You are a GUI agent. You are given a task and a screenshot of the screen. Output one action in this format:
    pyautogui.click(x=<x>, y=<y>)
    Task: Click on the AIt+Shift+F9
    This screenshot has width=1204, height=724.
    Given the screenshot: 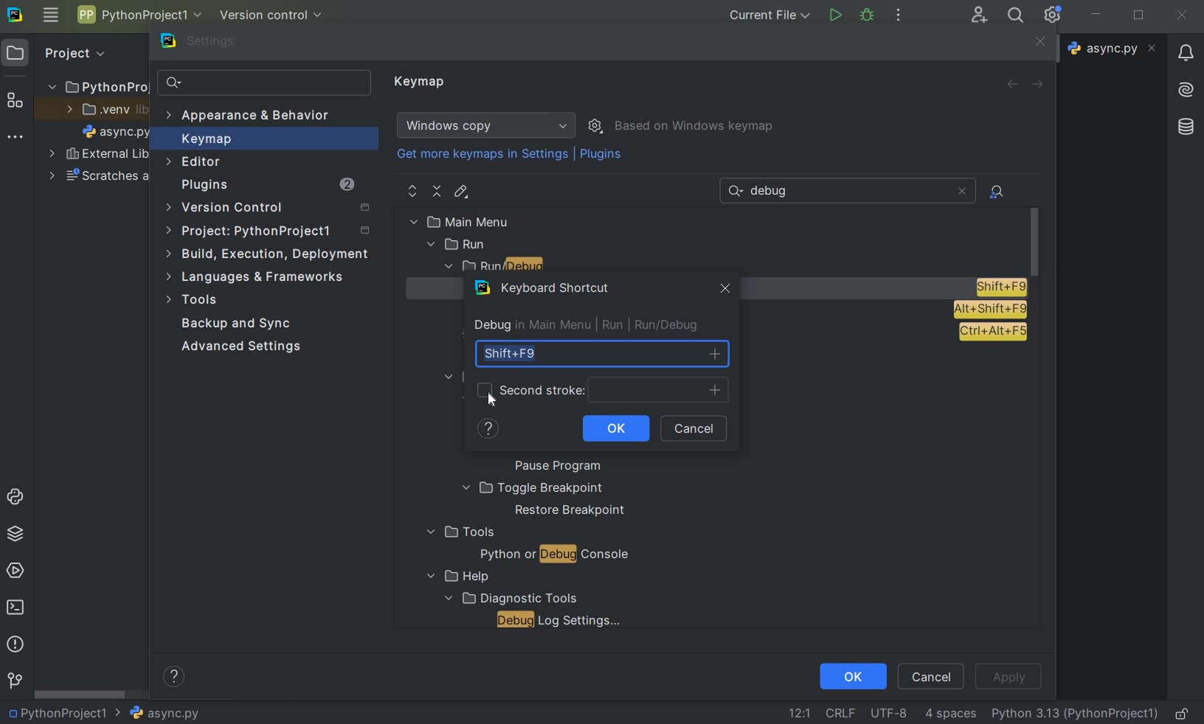 What is the action you would take?
    pyautogui.click(x=990, y=310)
    